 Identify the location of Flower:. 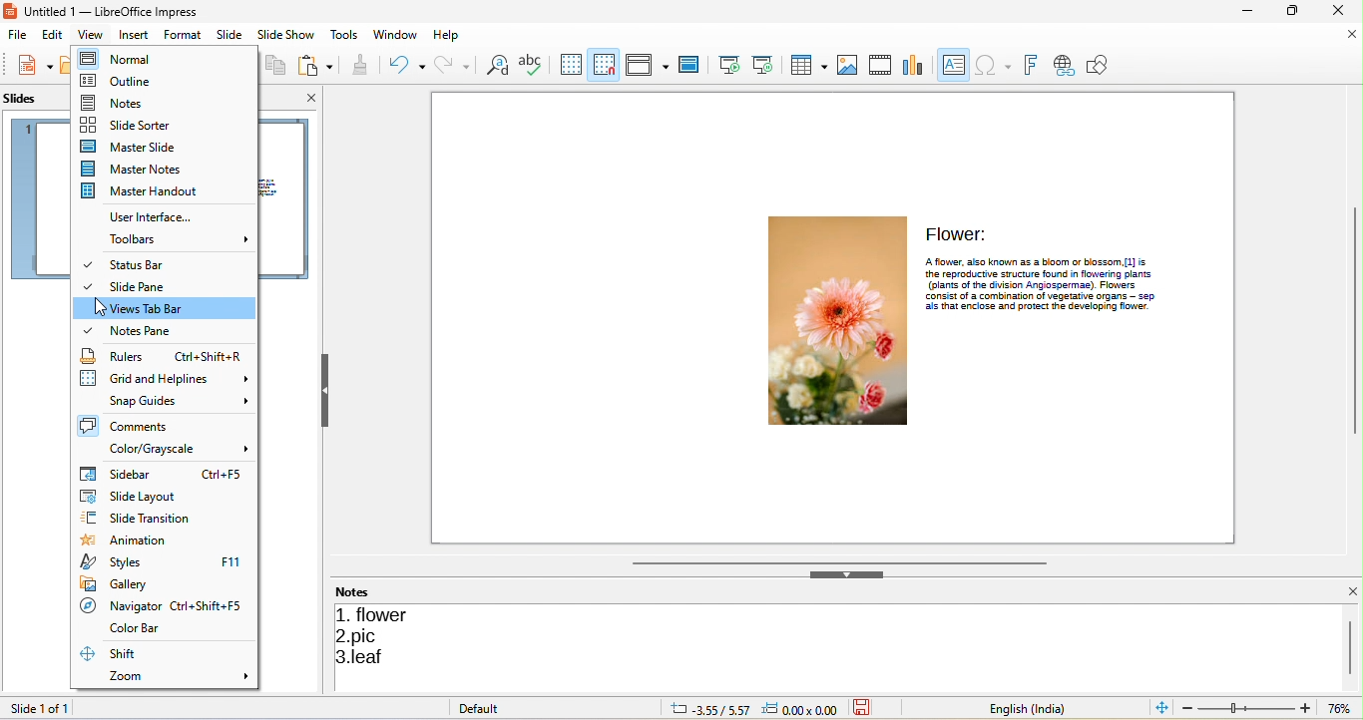
(961, 232).